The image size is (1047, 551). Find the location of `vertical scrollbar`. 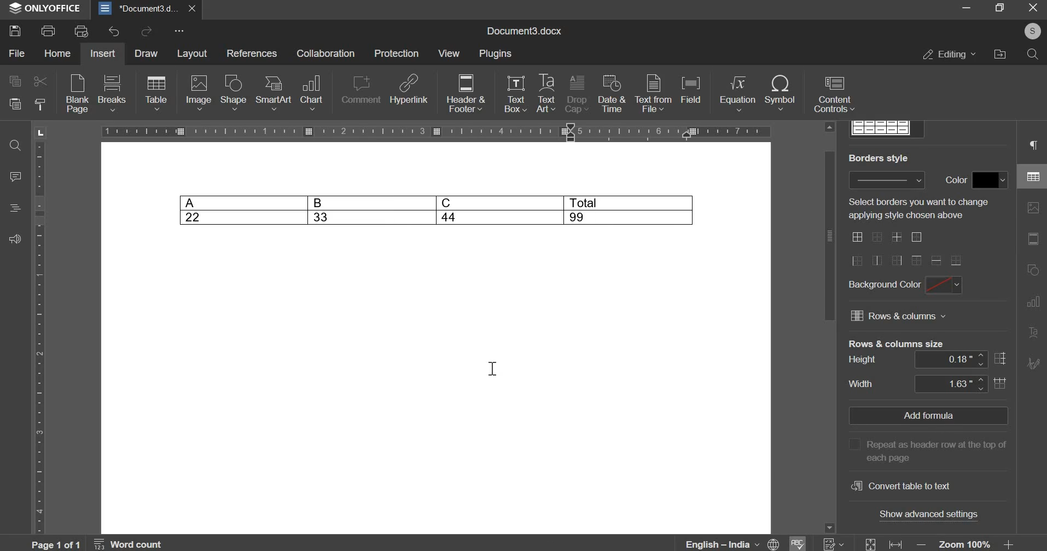

vertical scrollbar is located at coordinates (1012, 373).